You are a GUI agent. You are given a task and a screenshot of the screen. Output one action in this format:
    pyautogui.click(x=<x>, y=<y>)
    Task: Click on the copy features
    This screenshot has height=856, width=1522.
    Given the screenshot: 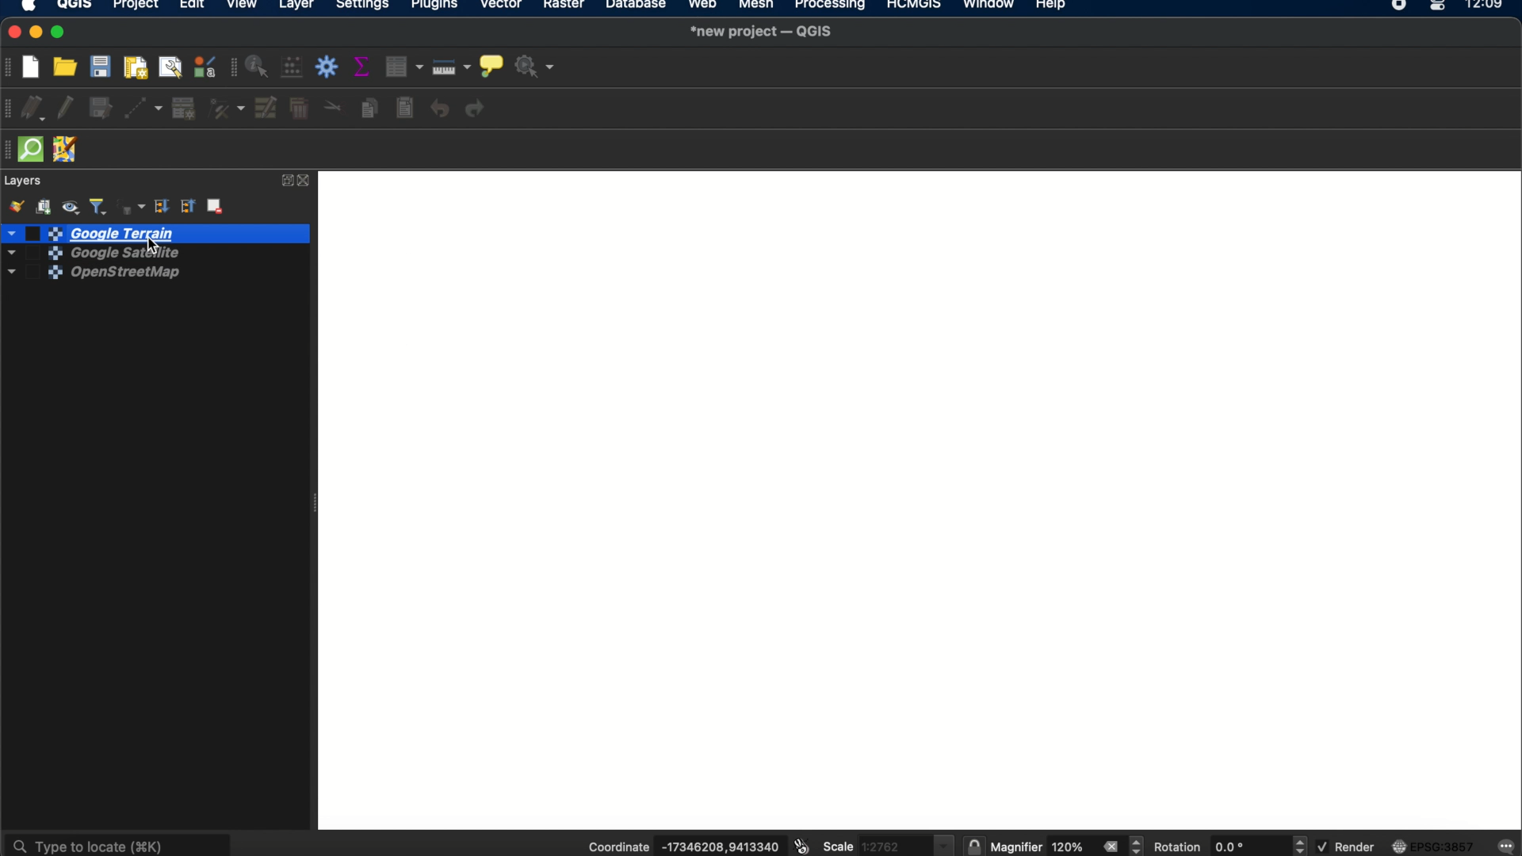 What is the action you would take?
    pyautogui.click(x=369, y=108)
    